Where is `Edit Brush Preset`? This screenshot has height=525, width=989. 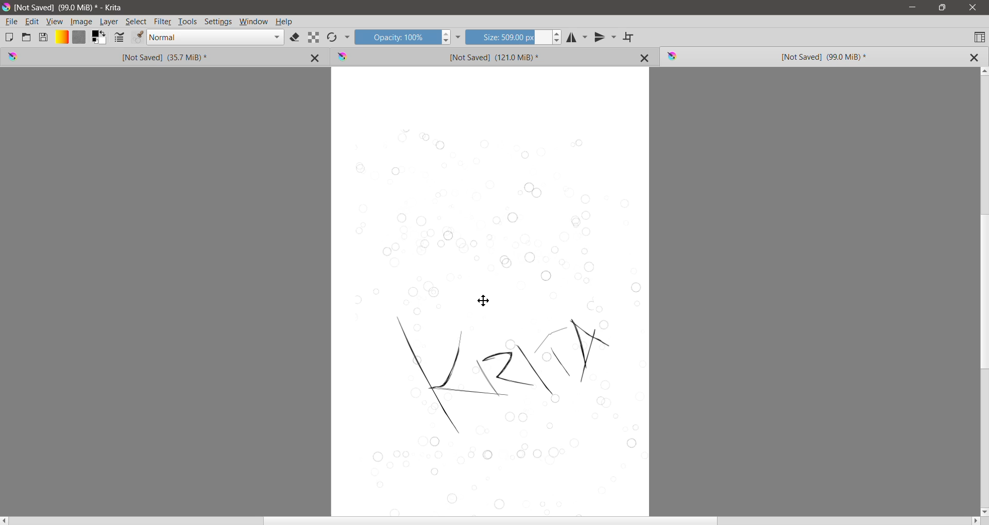 Edit Brush Preset is located at coordinates (137, 38).